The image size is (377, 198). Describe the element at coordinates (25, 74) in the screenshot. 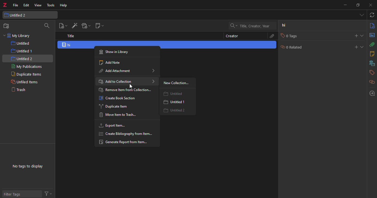

I see `duplicate items` at that location.